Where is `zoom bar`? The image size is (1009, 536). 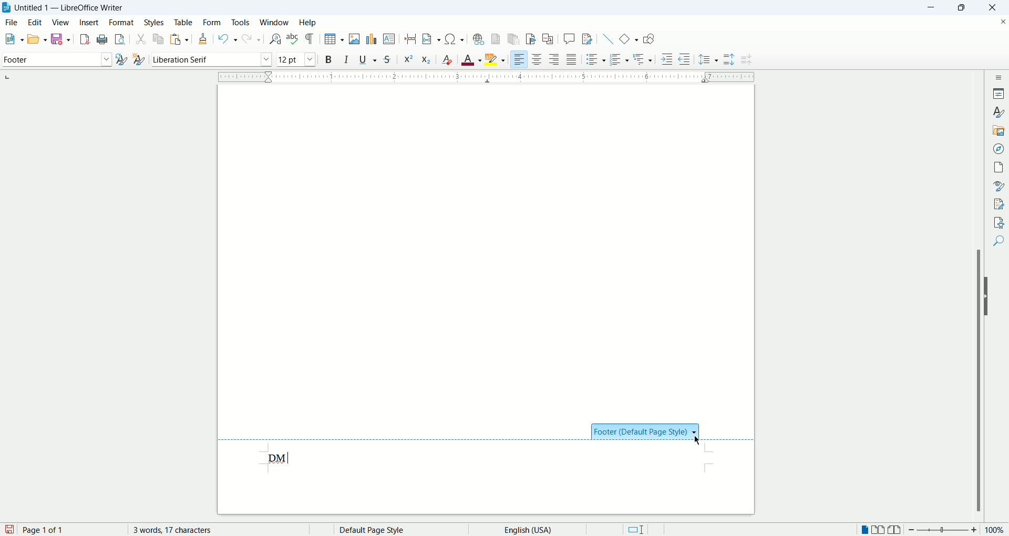 zoom bar is located at coordinates (942, 530).